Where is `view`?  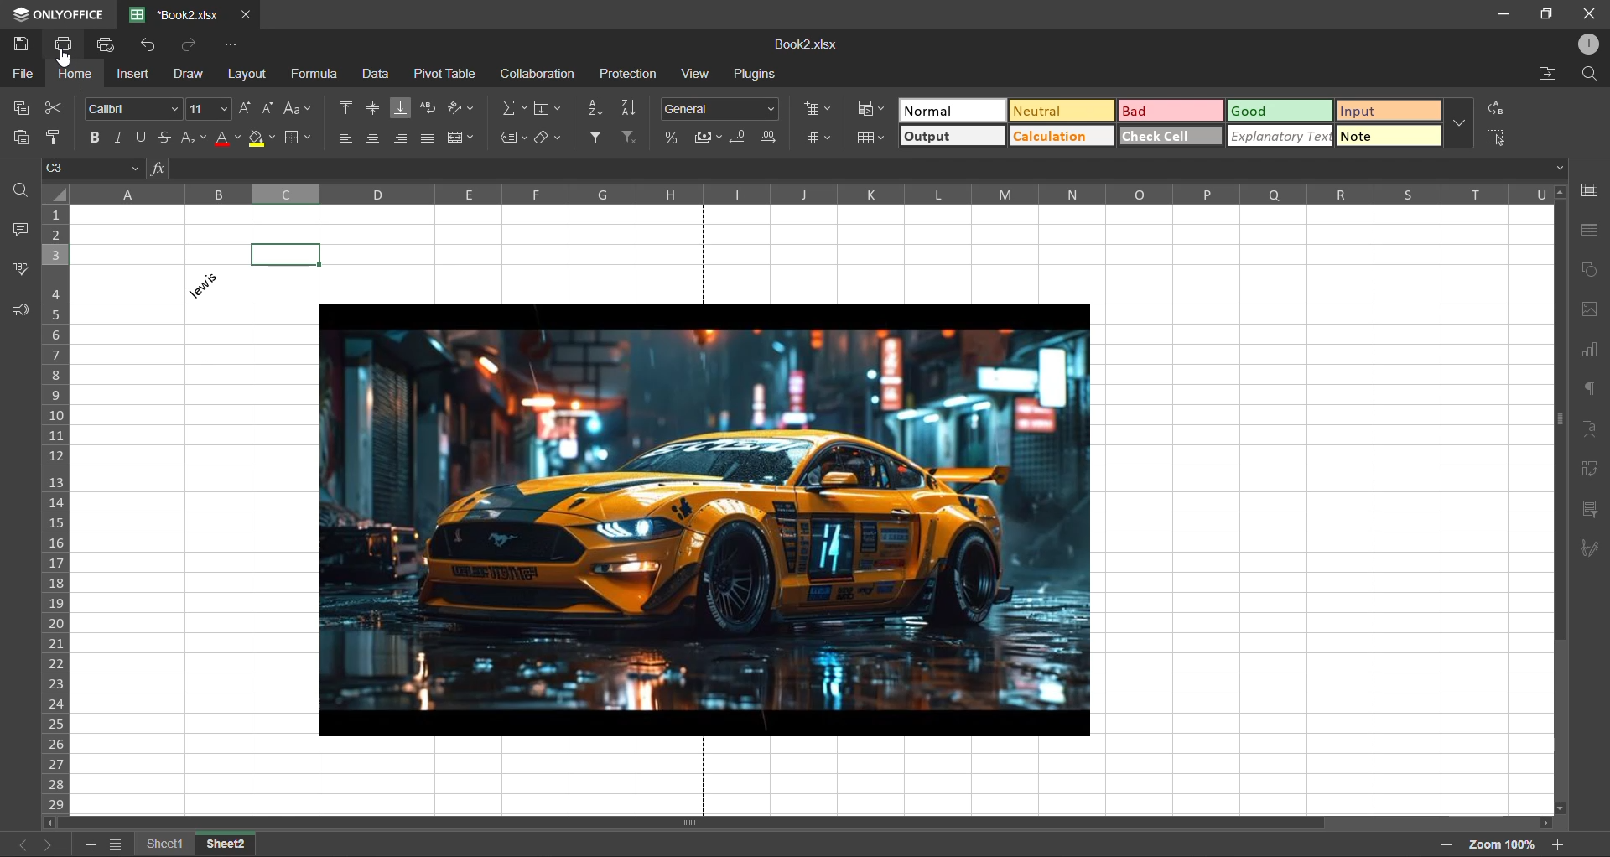 view is located at coordinates (693, 73).